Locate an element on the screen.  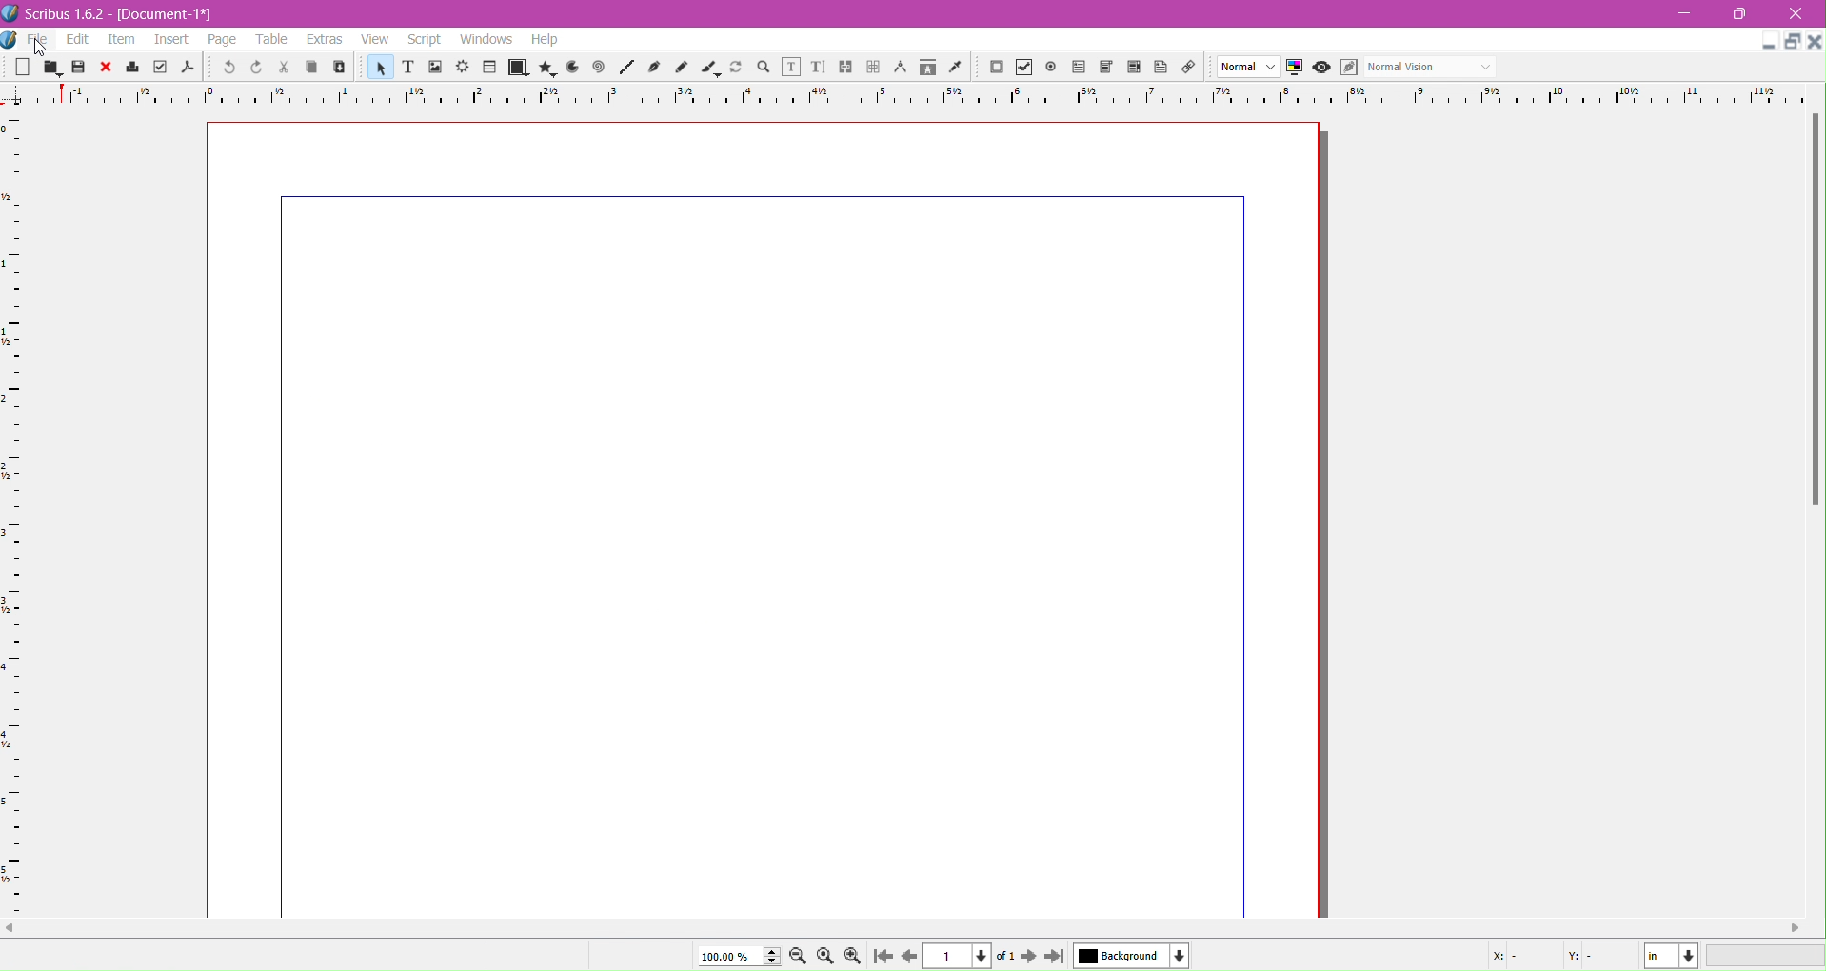
document name is located at coordinates (169, 15).